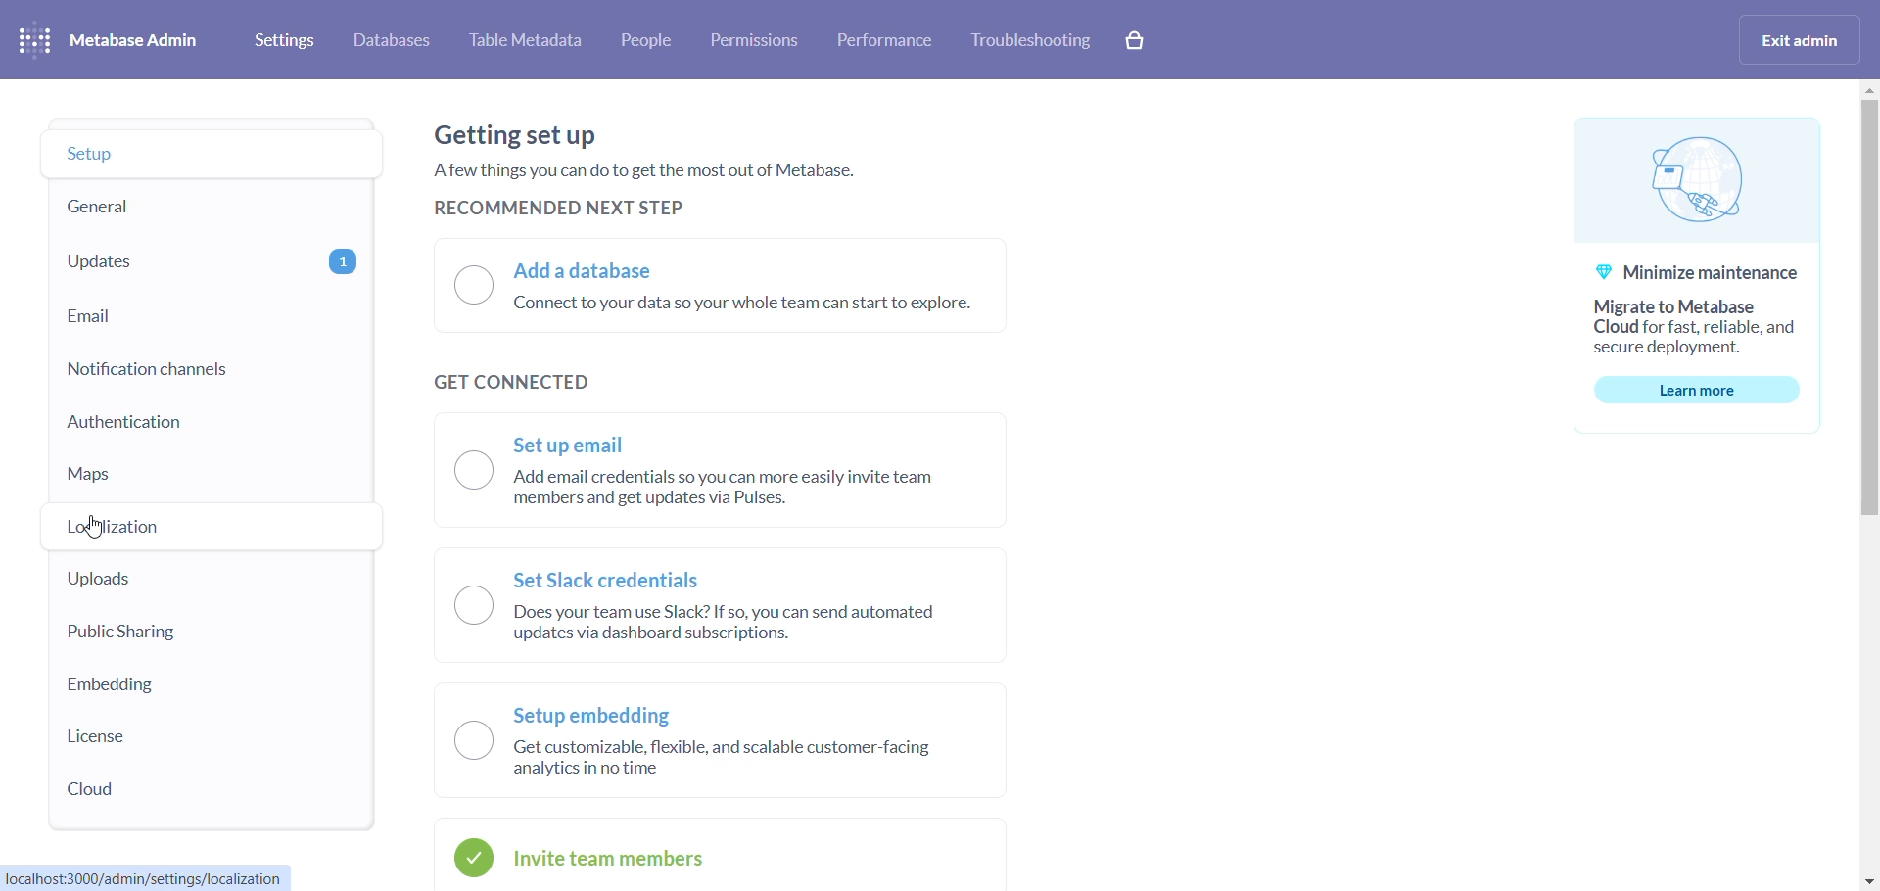  What do you see at coordinates (1702, 305) in the screenshot?
I see `@ Minimize maintenance
Migrate to Metabase
Cloud for fast, reliable, and
secure deployment.` at bounding box center [1702, 305].